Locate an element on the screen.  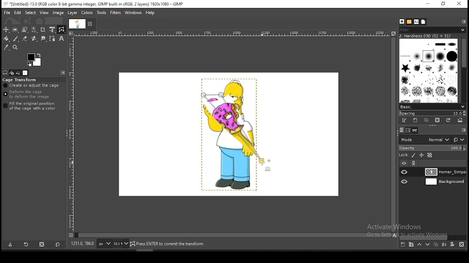
home_simpsons_2006.png (21.5 mb) is located at coordinates (169, 244).